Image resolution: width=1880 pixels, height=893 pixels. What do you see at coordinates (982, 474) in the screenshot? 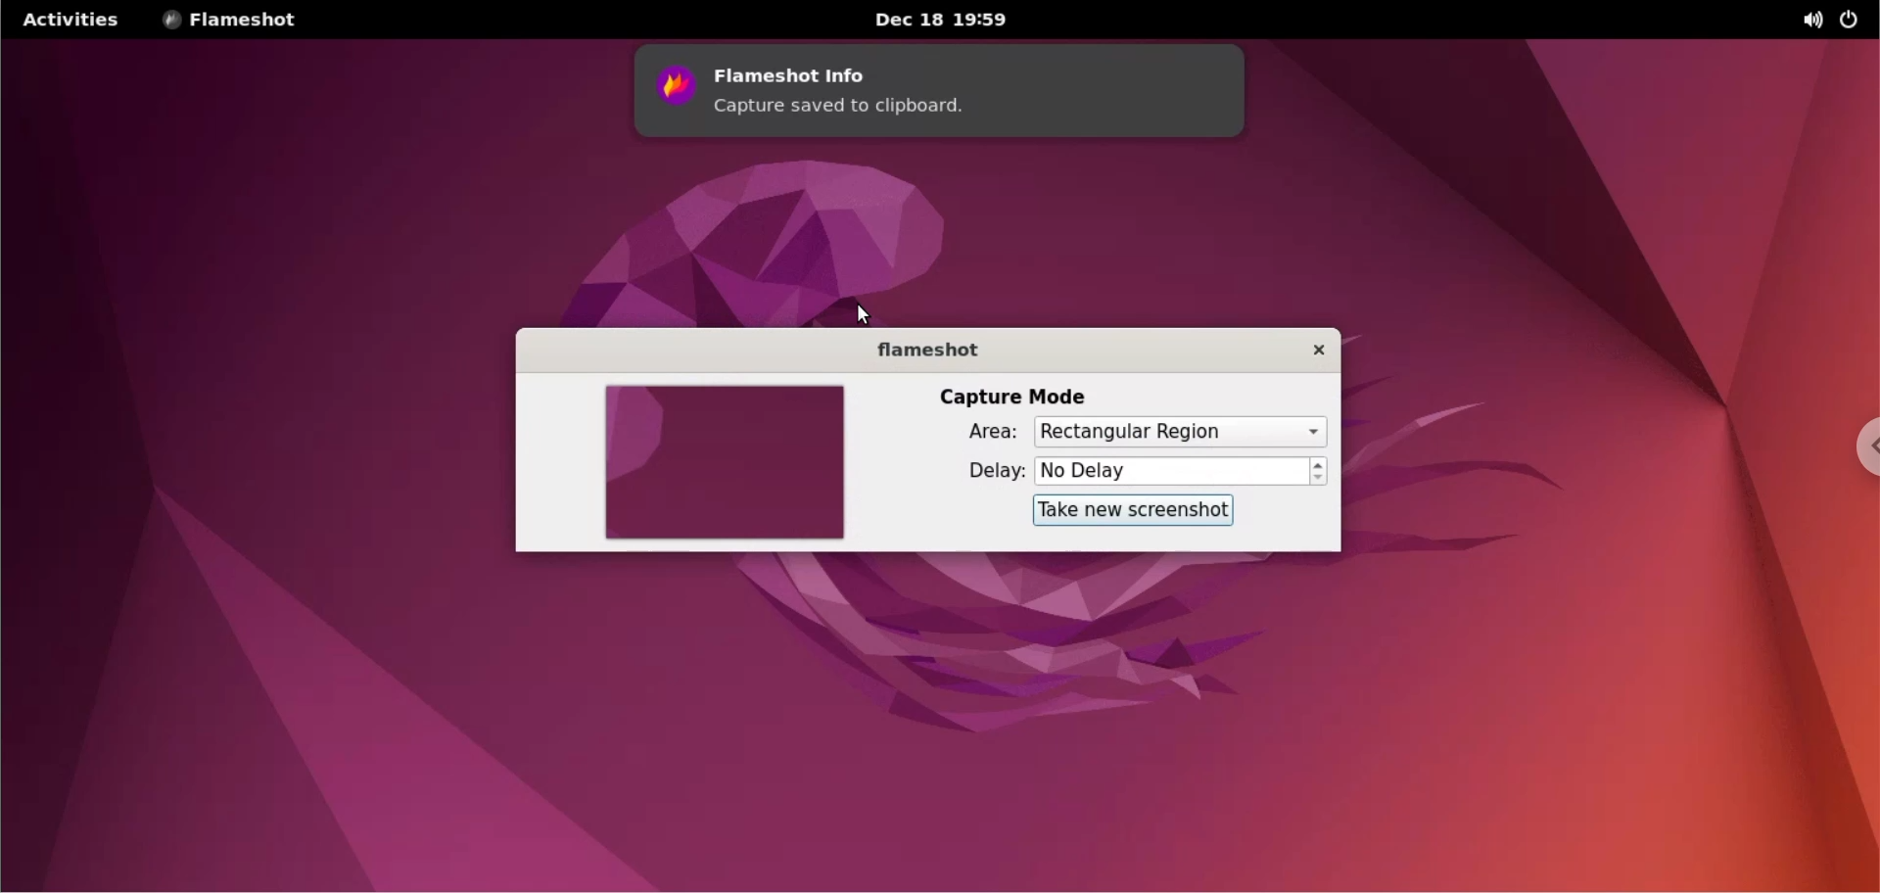
I see `delay label` at bounding box center [982, 474].